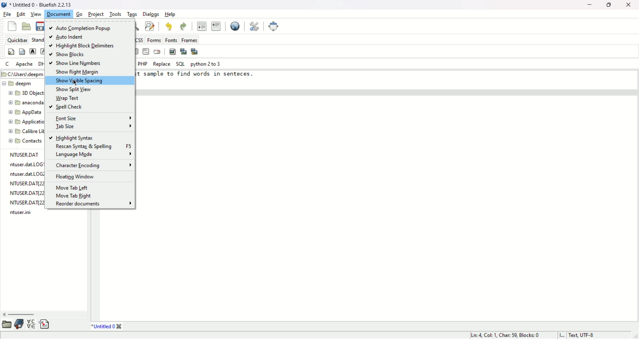 This screenshot has width=639, height=339. Describe the element at coordinates (195, 74) in the screenshot. I see `this is test sample to find words in senteces.` at that location.